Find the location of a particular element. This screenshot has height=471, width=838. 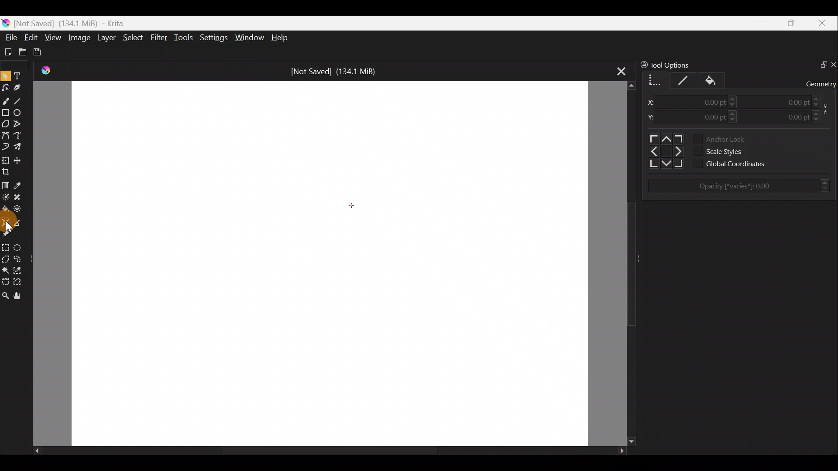

Scroll bar is located at coordinates (322, 451).